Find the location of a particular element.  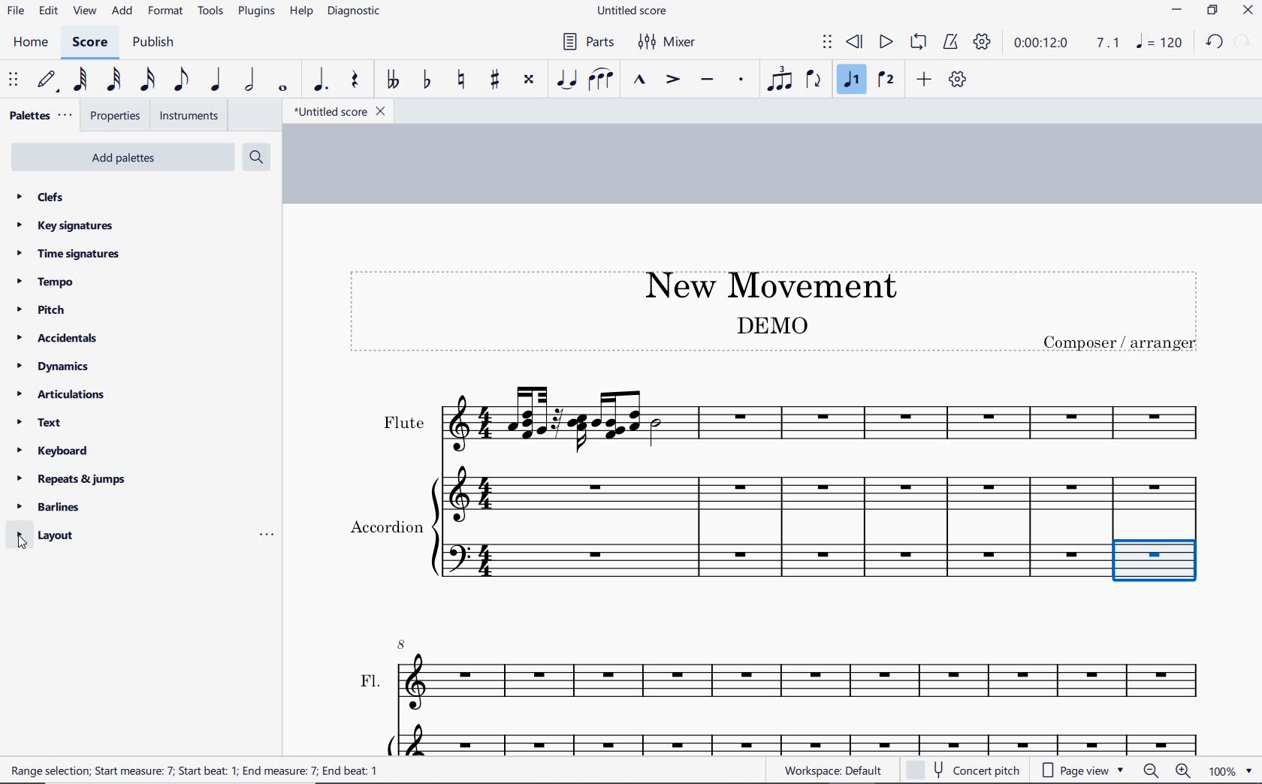

playback settings is located at coordinates (984, 41).